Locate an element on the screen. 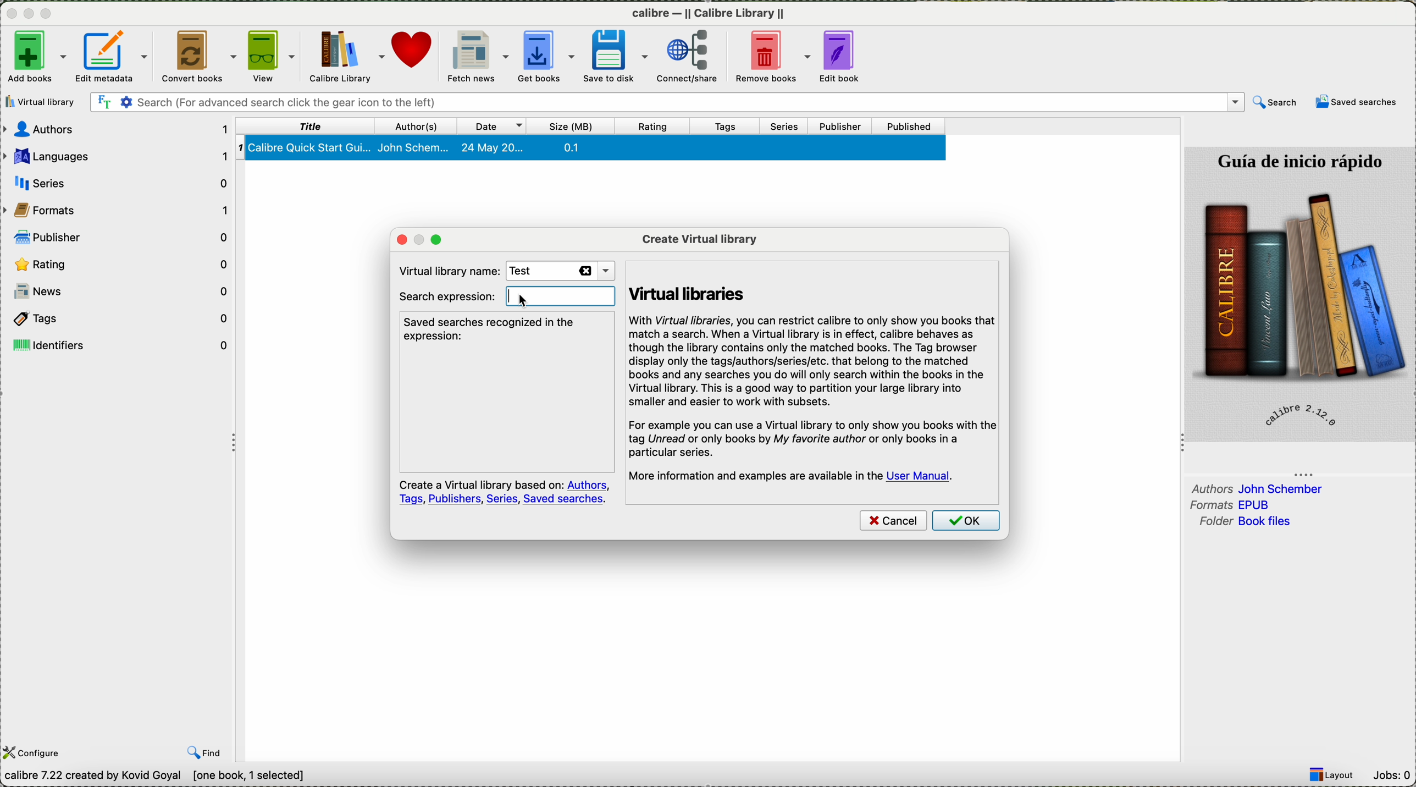 The image size is (1416, 787). close is located at coordinates (10, 15).